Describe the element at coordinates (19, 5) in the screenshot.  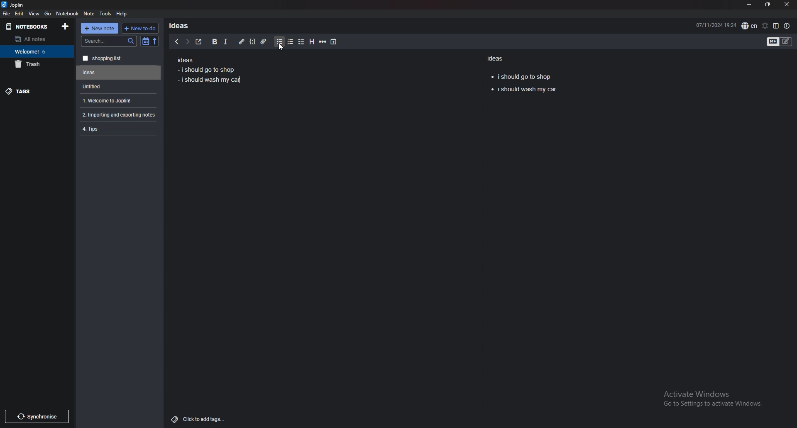
I see `Joplin` at that location.